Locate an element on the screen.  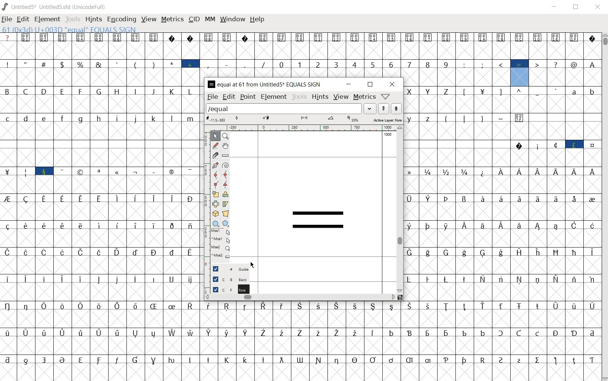
Guide is located at coordinates (228, 269).